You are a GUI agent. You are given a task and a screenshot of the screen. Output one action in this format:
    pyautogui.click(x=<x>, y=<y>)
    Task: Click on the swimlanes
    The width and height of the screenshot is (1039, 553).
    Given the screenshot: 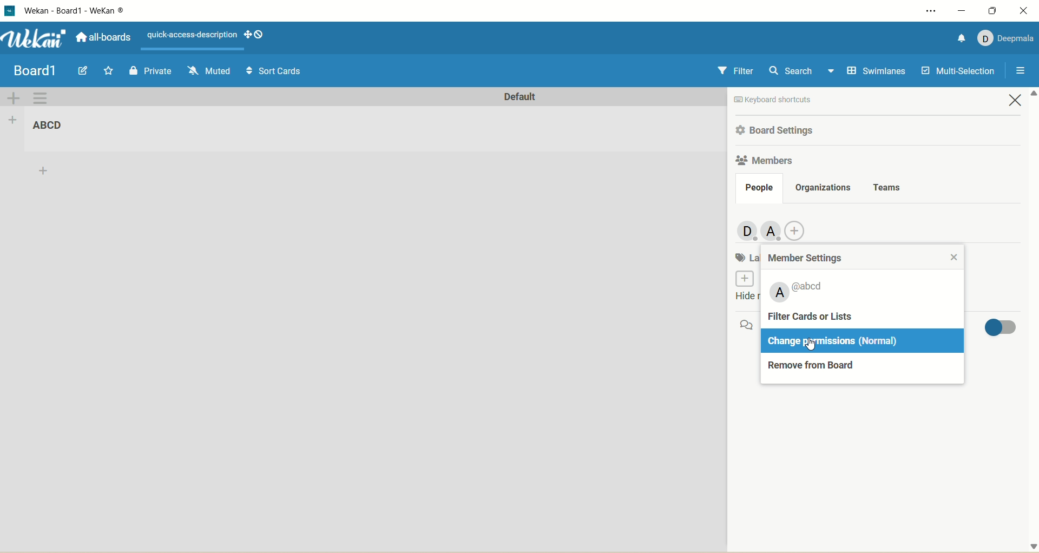 What is the action you would take?
    pyautogui.click(x=874, y=73)
    